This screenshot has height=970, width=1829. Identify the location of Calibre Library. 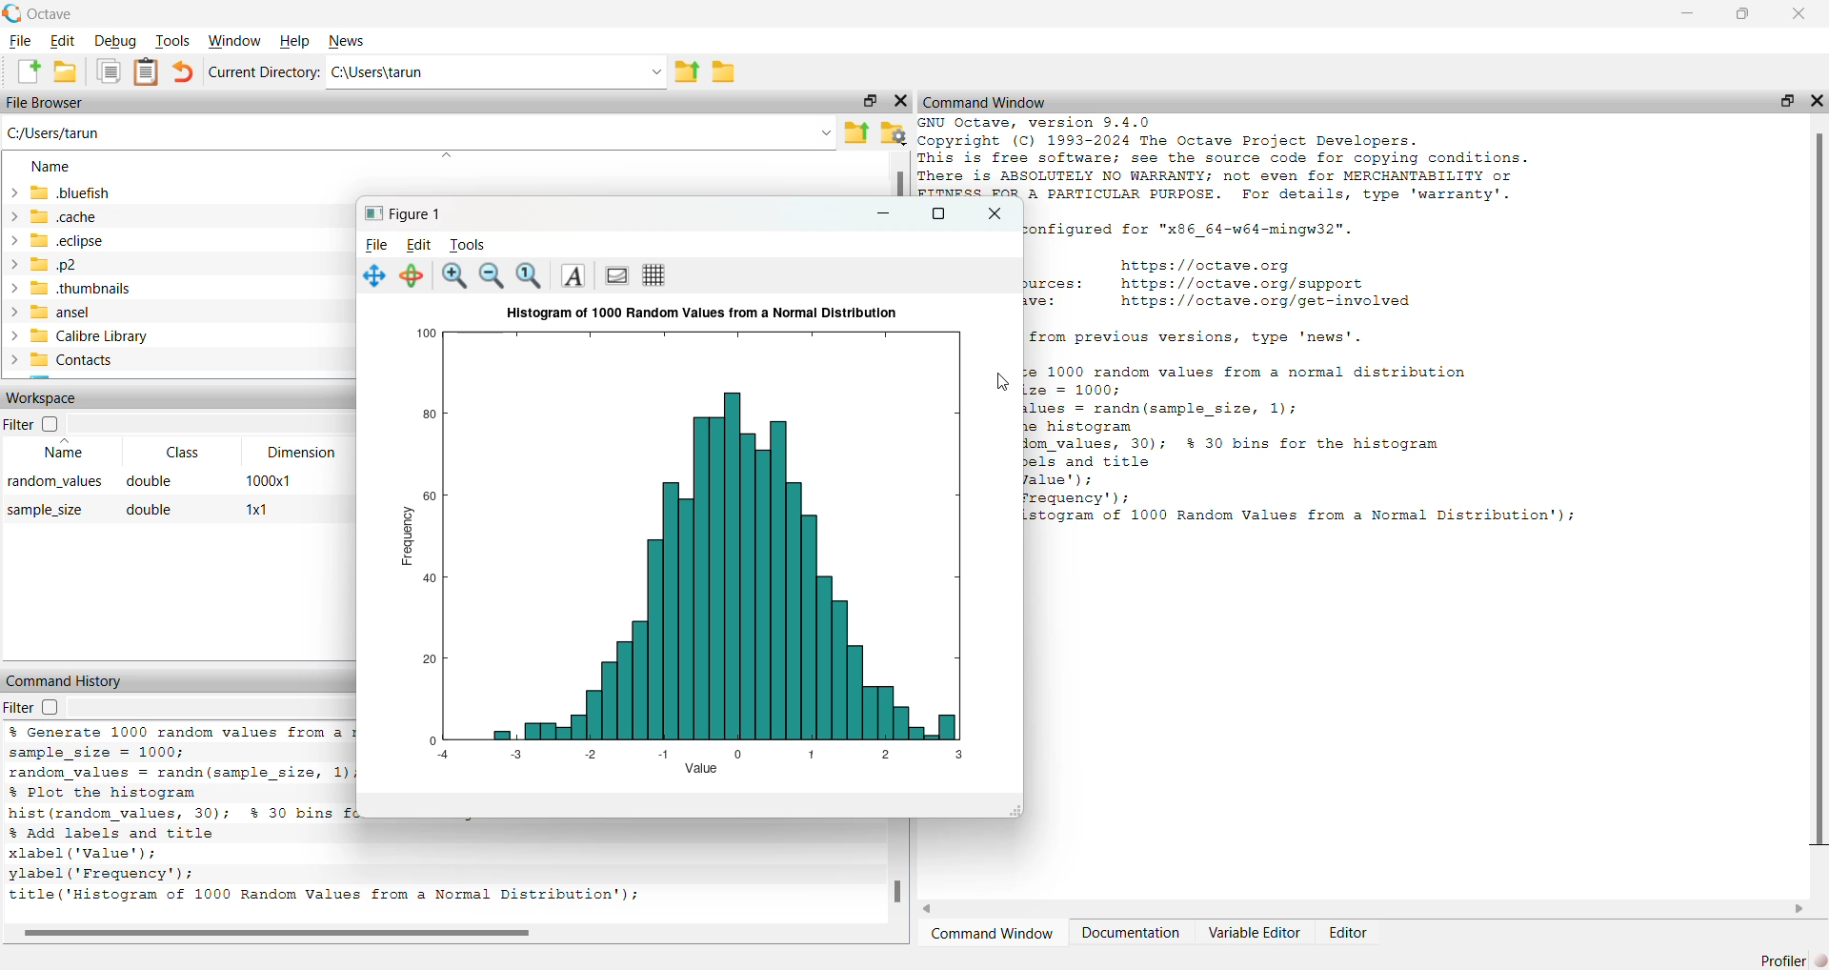
(76, 335).